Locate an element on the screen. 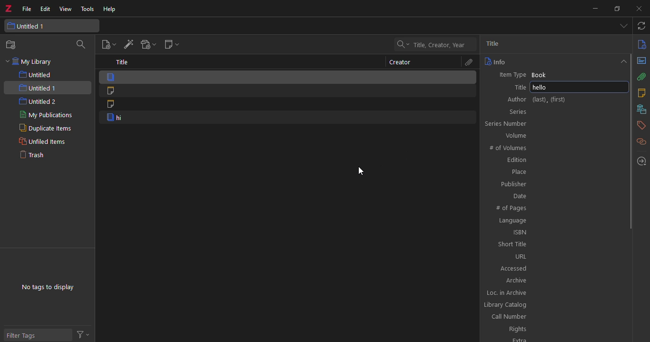  my library is located at coordinates (30, 62).